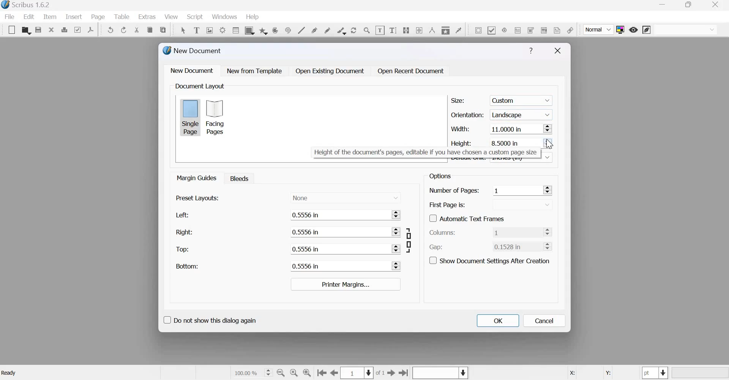 The image size is (729, 380). Describe the element at coordinates (396, 248) in the screenshot. I see `Increase and Decrease` at that location.